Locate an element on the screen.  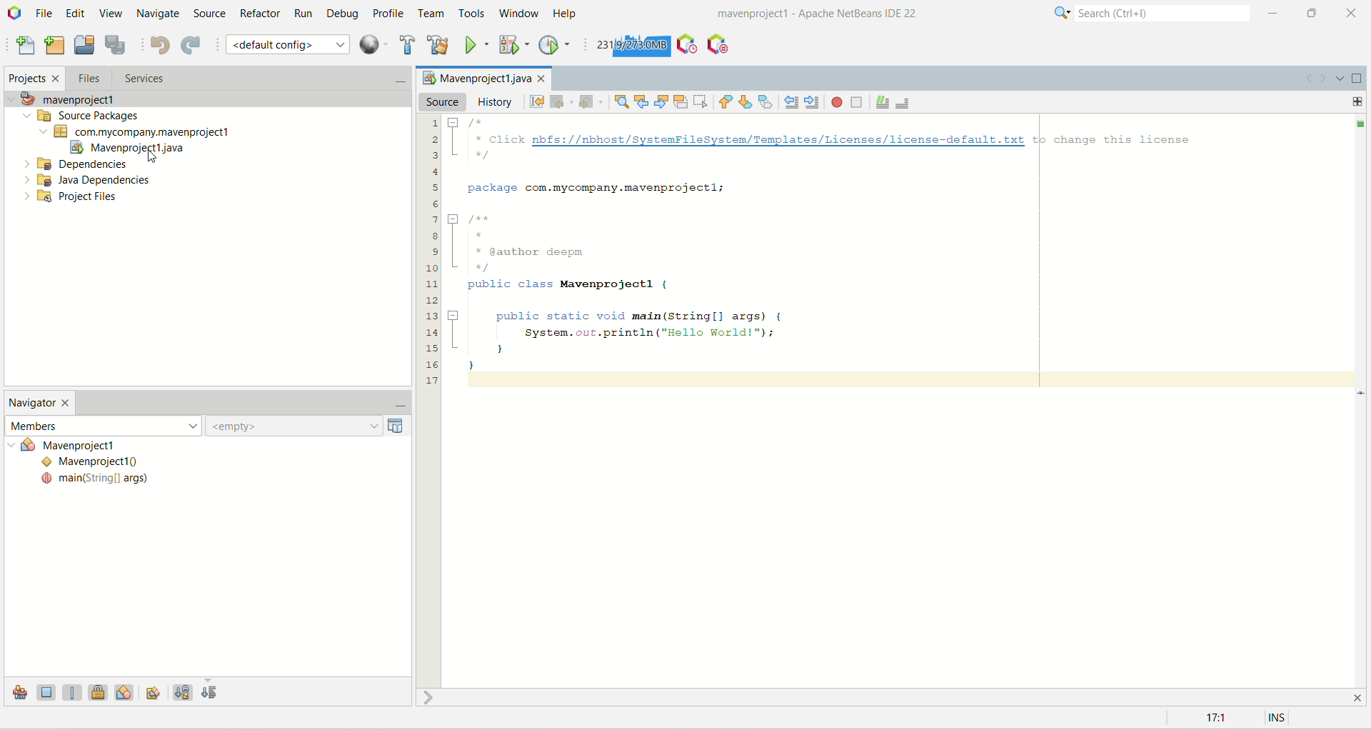
close is located at coordinates (1361, 696).